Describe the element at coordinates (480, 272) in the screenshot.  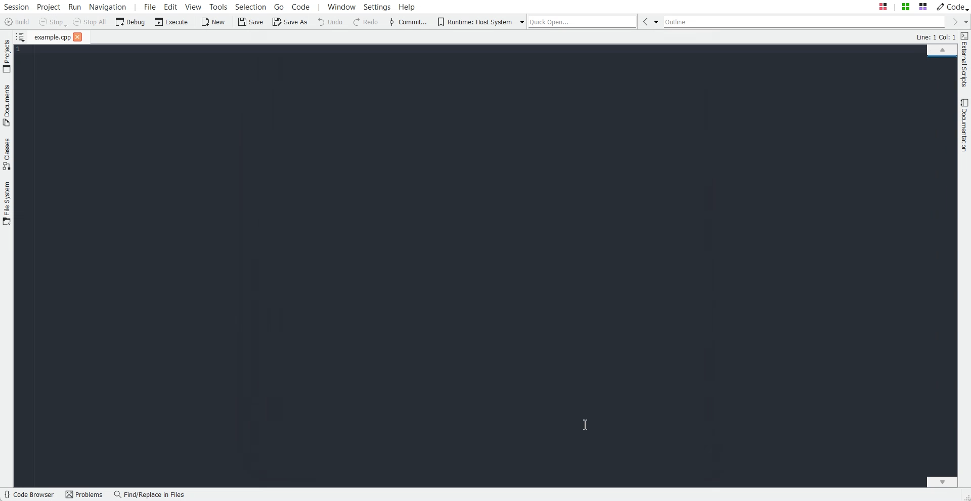
I see `Background color one dark` at that location.